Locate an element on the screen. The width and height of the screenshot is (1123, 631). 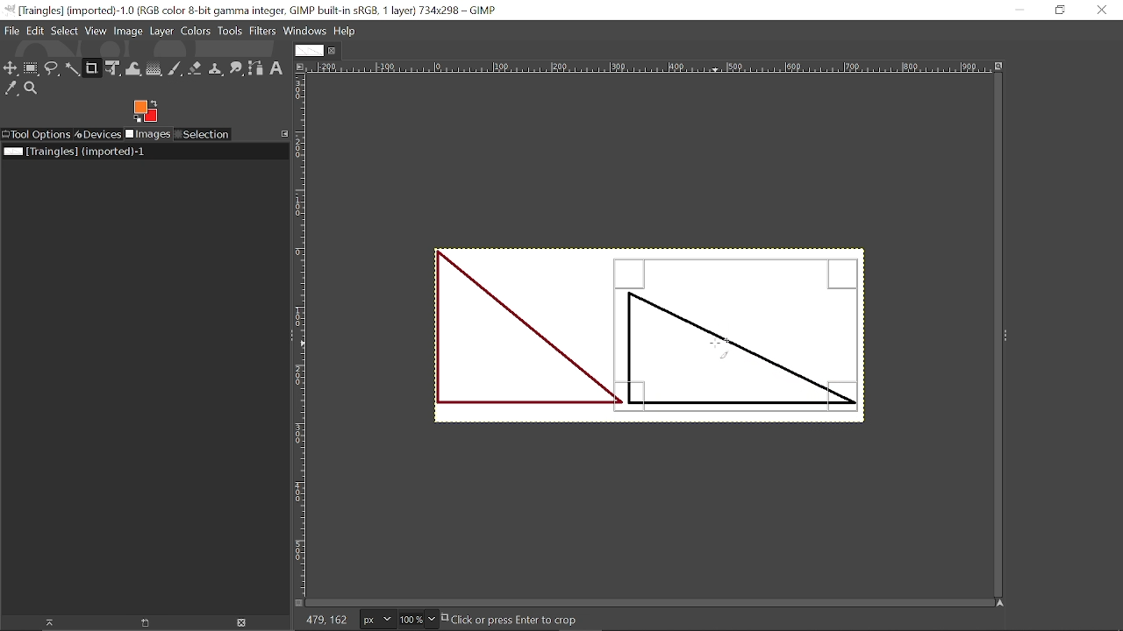
Devices is located at coordinates (98, 134).